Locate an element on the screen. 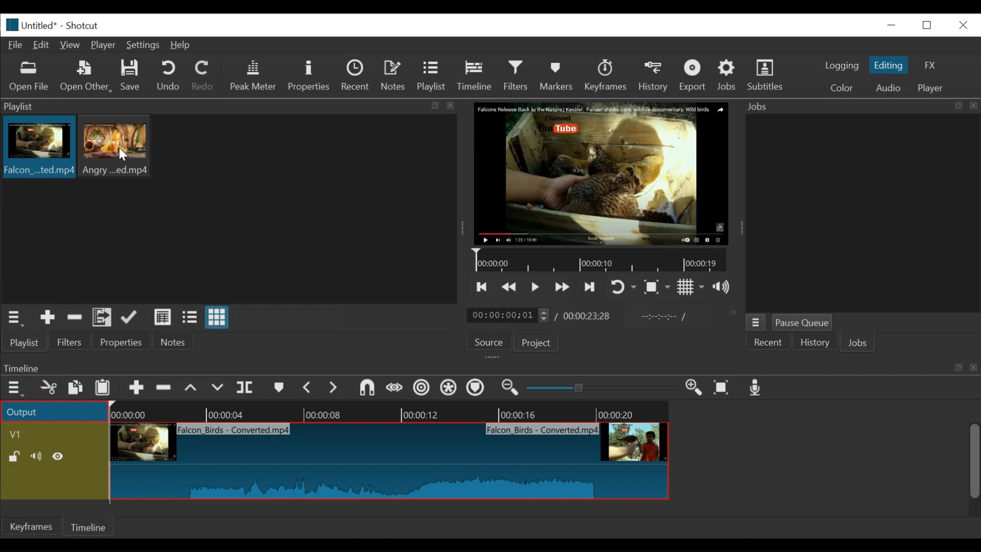 The height and width of the screenshot is (552, 981). File name is located at coordinates (41, 27).